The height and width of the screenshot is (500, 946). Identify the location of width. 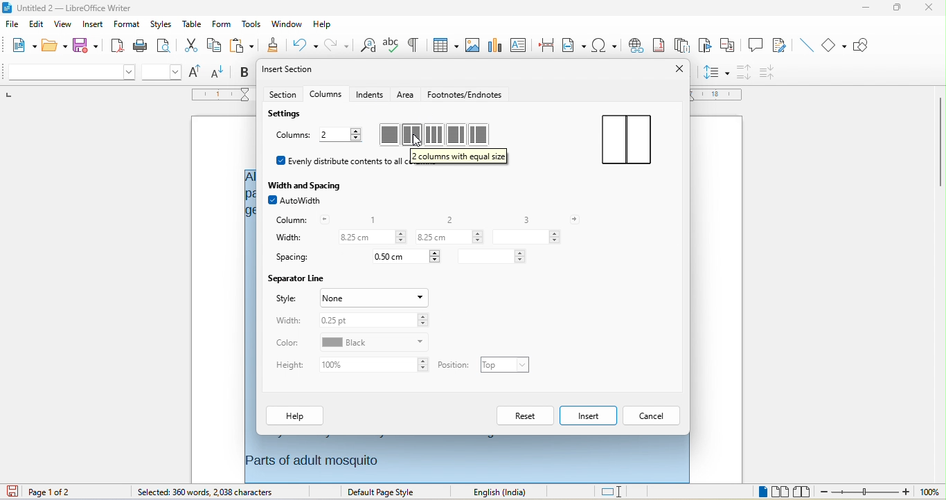
(288, 321).